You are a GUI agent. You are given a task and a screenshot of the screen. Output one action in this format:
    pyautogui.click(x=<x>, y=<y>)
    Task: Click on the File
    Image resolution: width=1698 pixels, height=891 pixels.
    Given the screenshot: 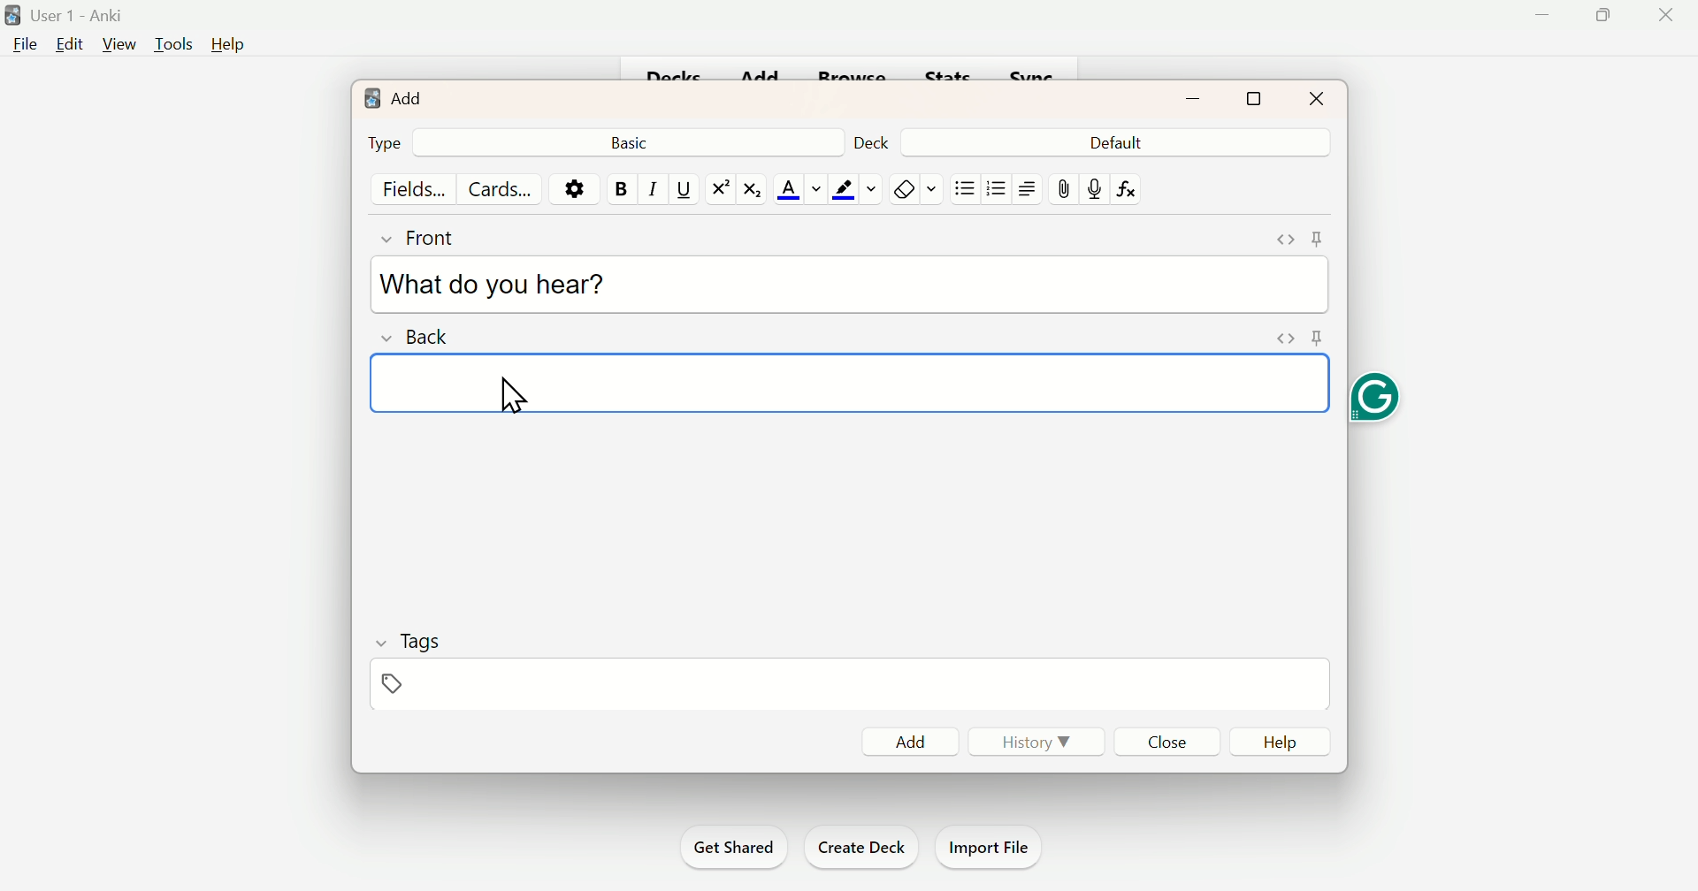 What is the action you would take?
    pyautogui.click(x=24, y=48)
    